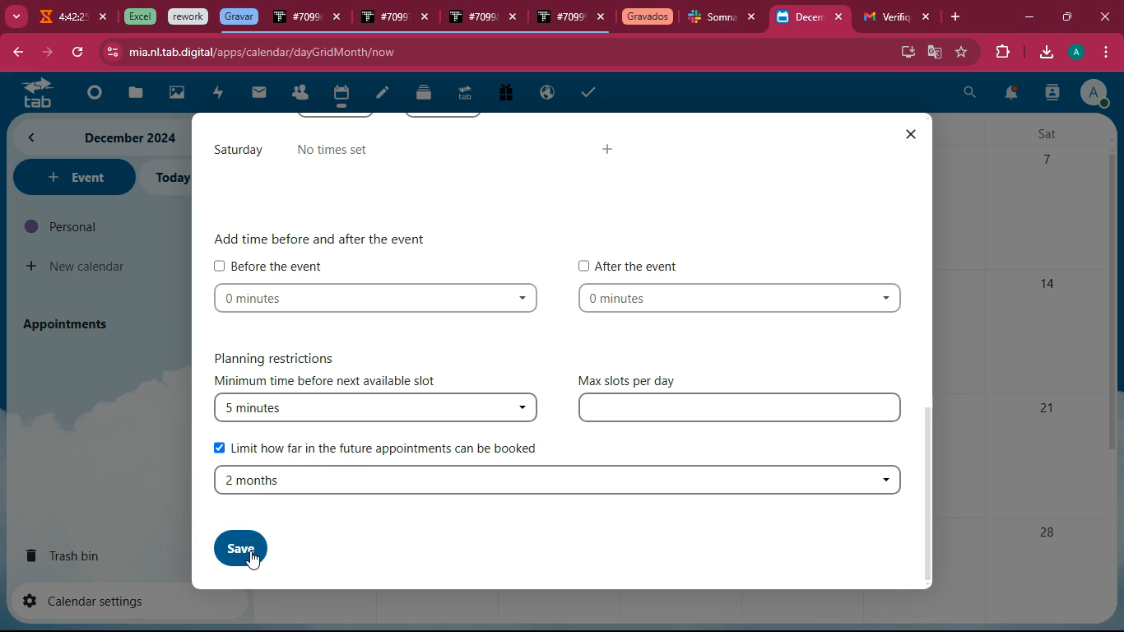 The width and height of the screenshot is (1124, 632). What do you see at coordinates (346, 152) in the screenshot?
I see `no times set` at bounding box center [346, 152].